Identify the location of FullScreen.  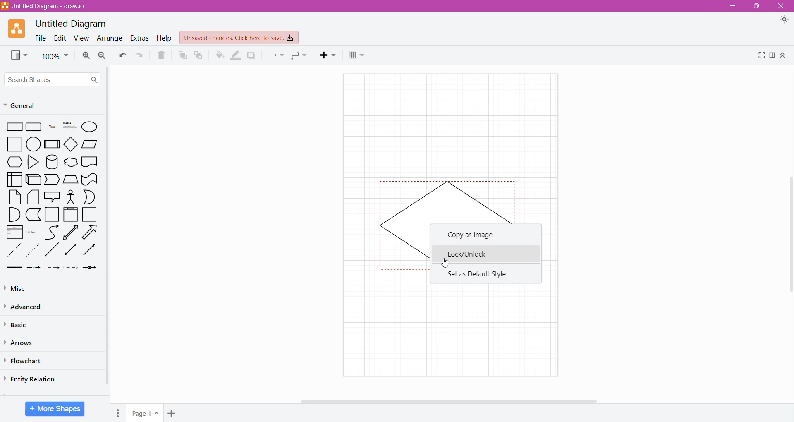
(761, 55).